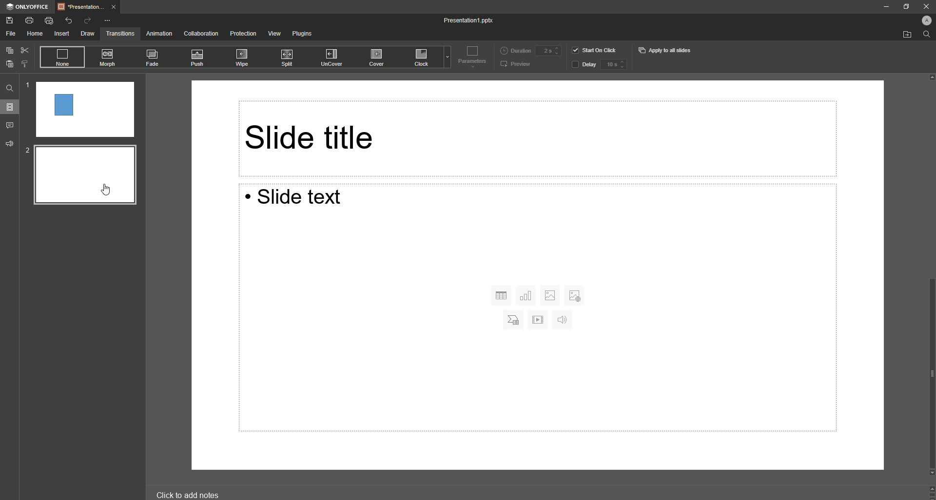  I want to click on Push, so click(197, 57).